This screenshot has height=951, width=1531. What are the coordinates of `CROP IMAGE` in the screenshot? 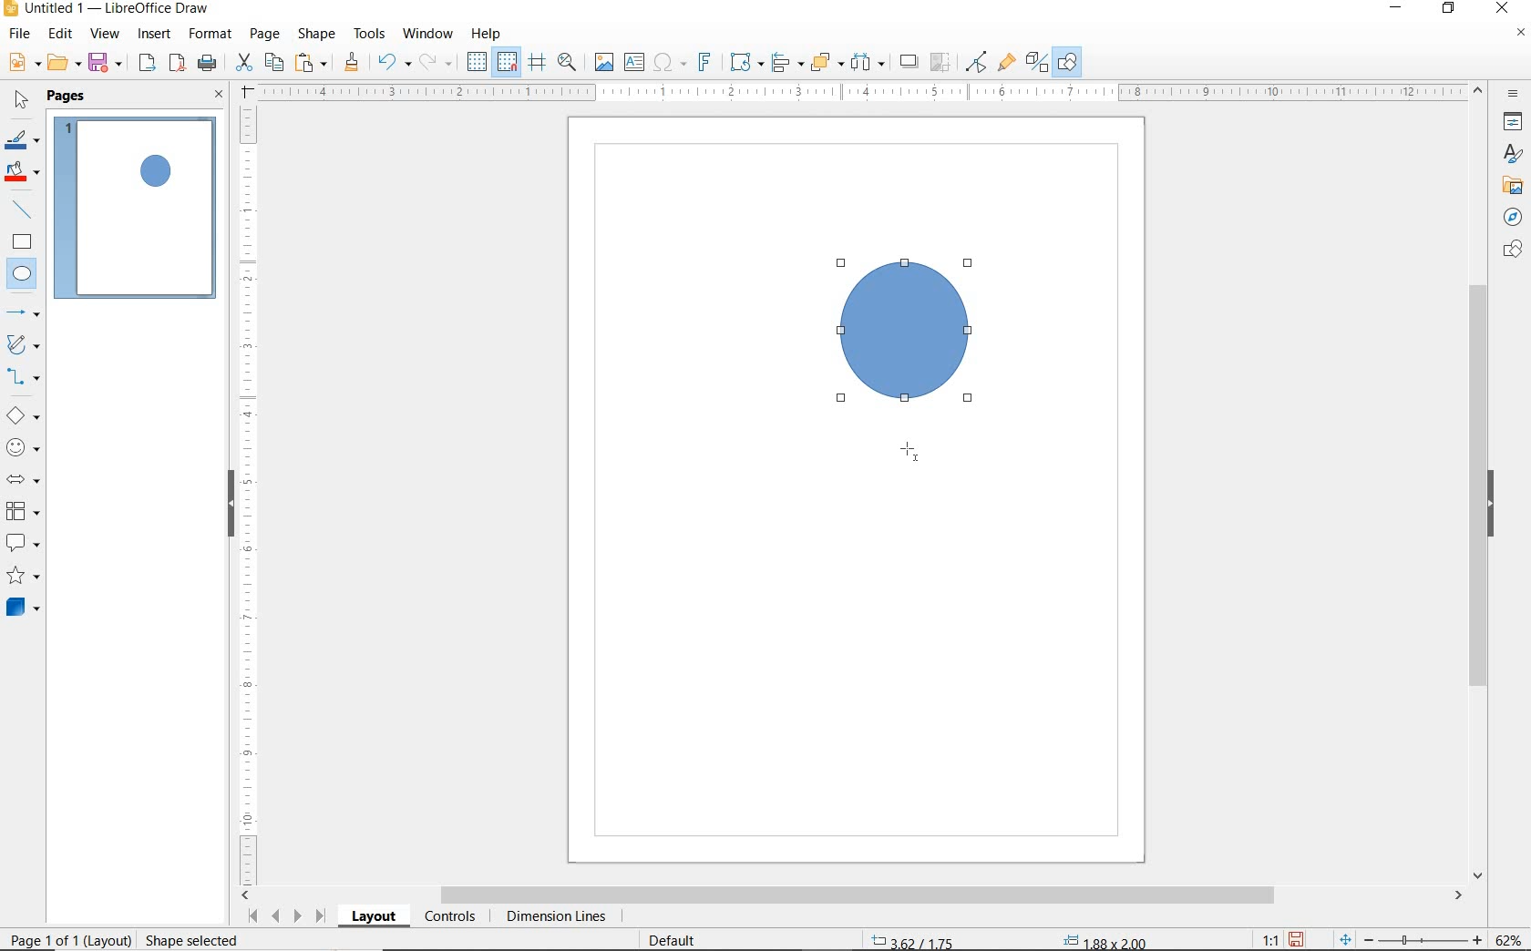 It's located at (940, 62).